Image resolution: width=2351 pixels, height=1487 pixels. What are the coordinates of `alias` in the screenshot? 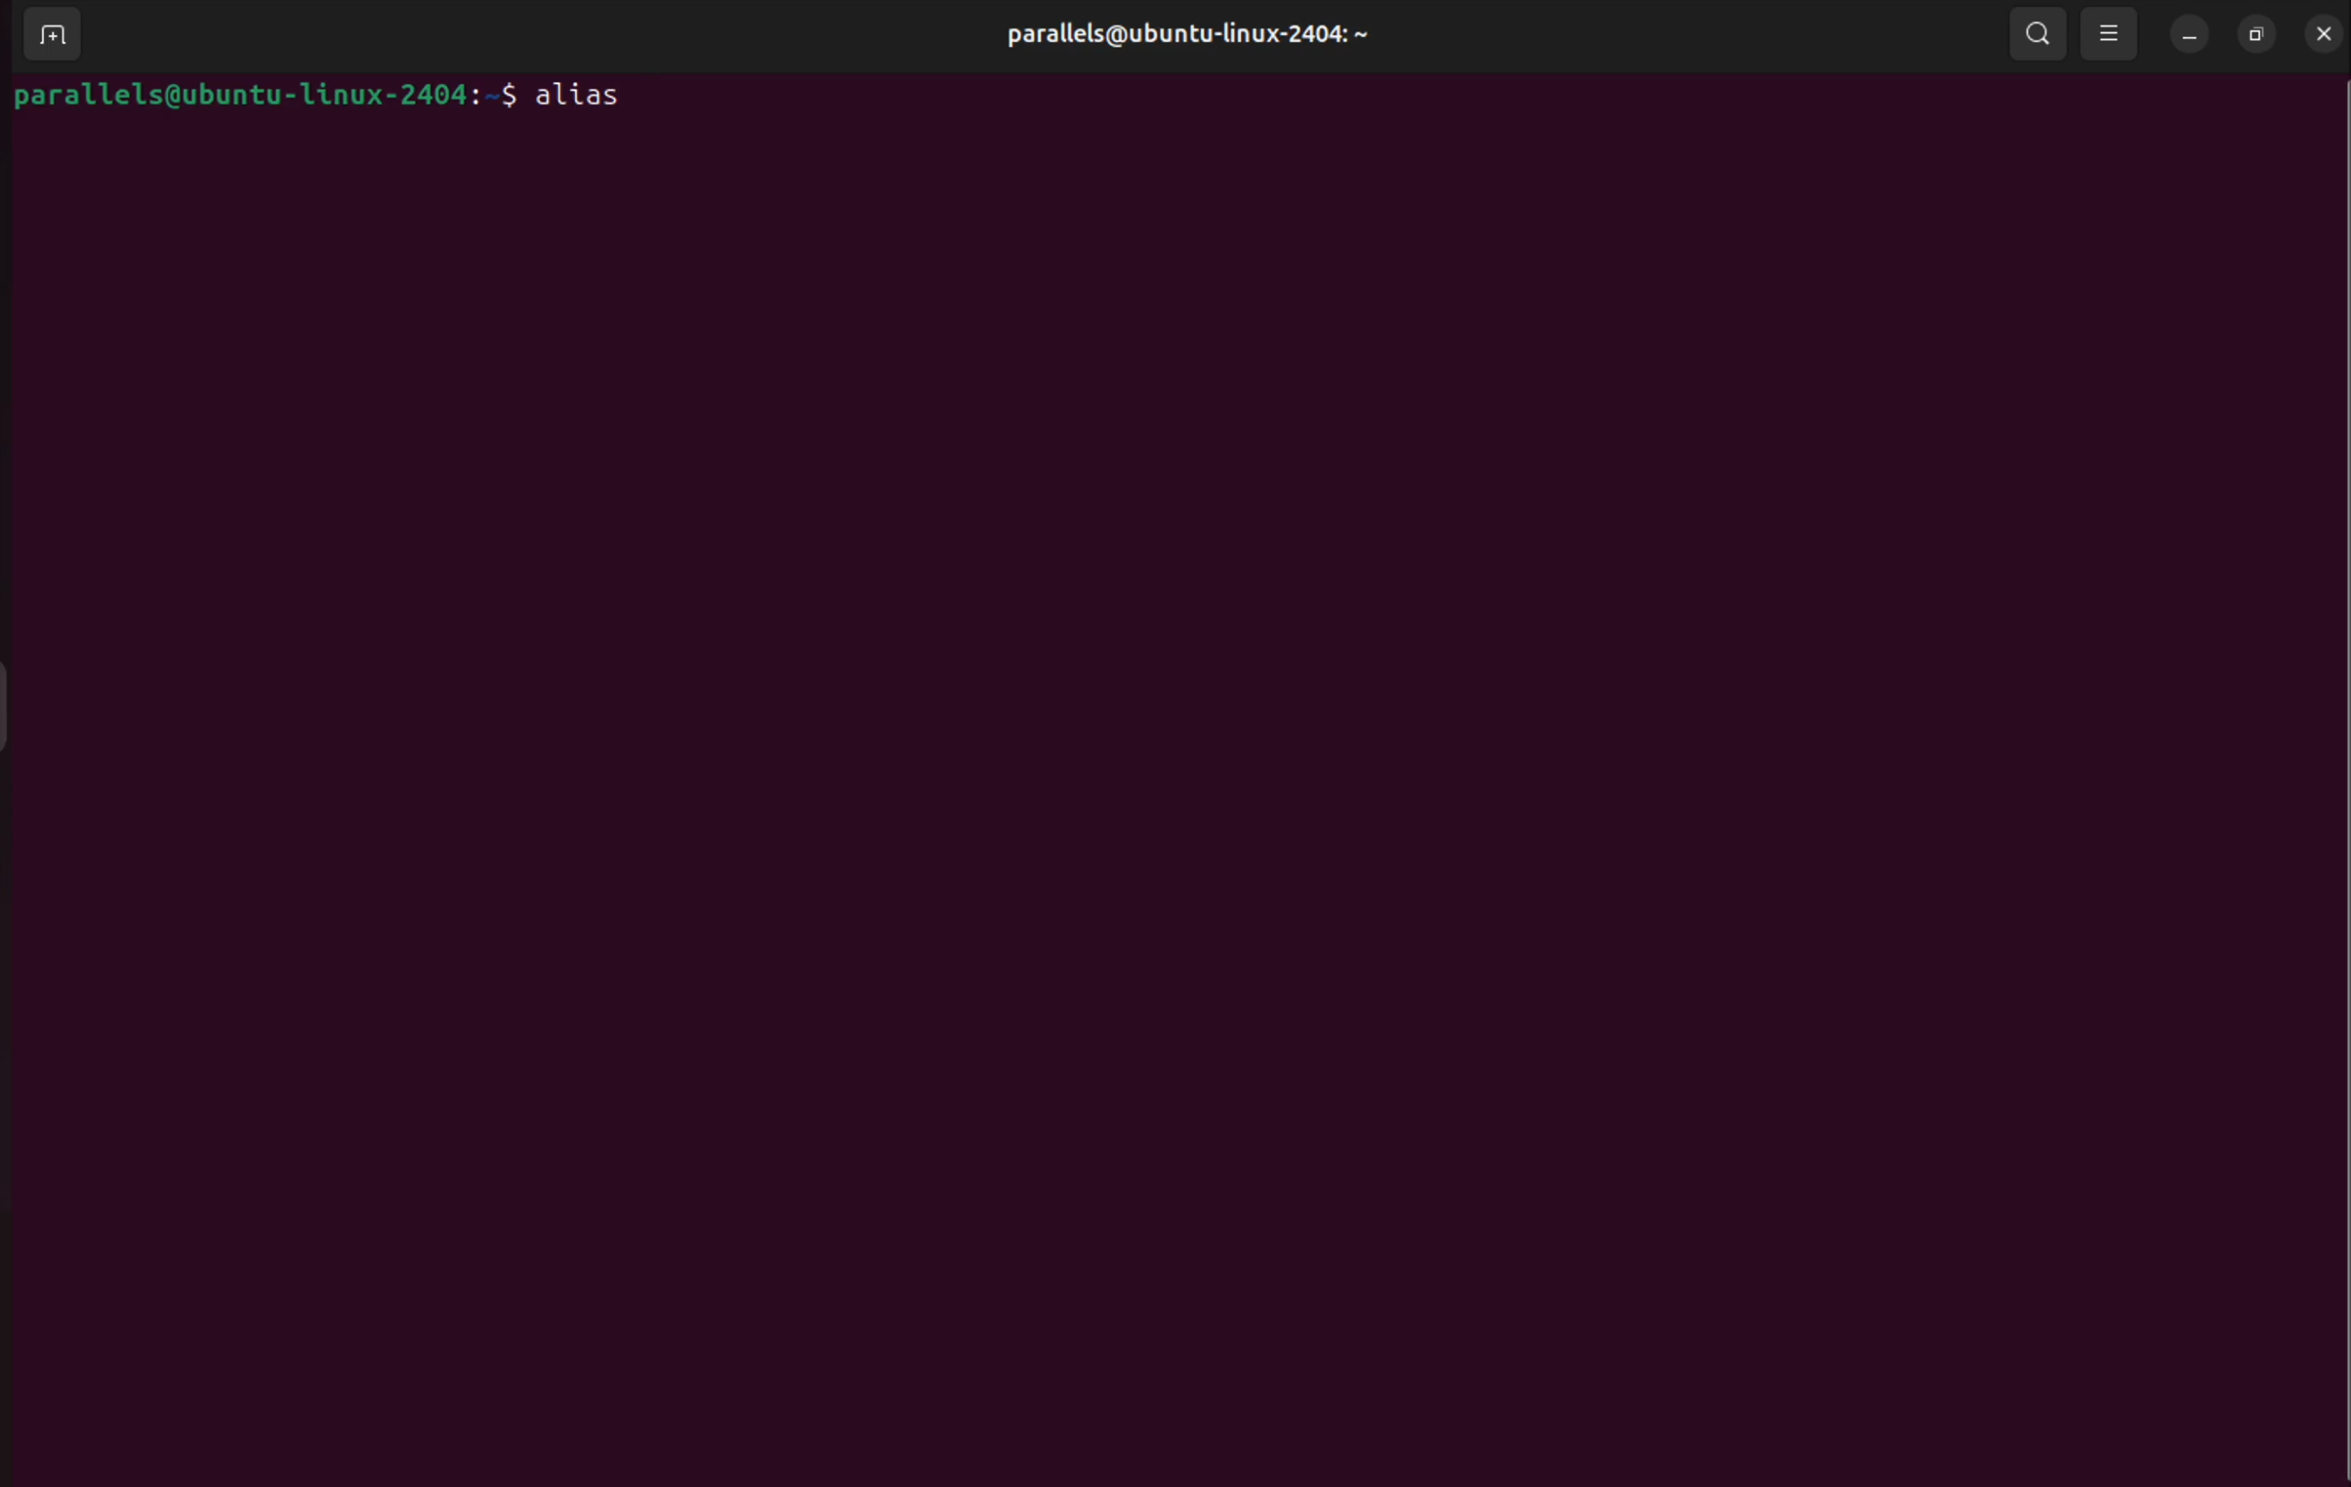 It's located at (579, 96).